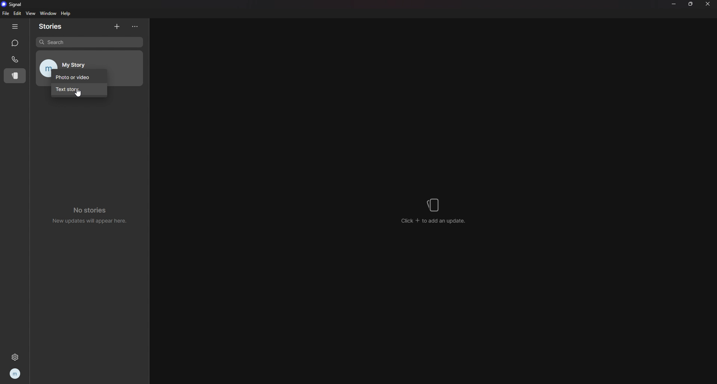 This screenshot has width=717, height=384. I want to click on minimize, so click(674, 4).